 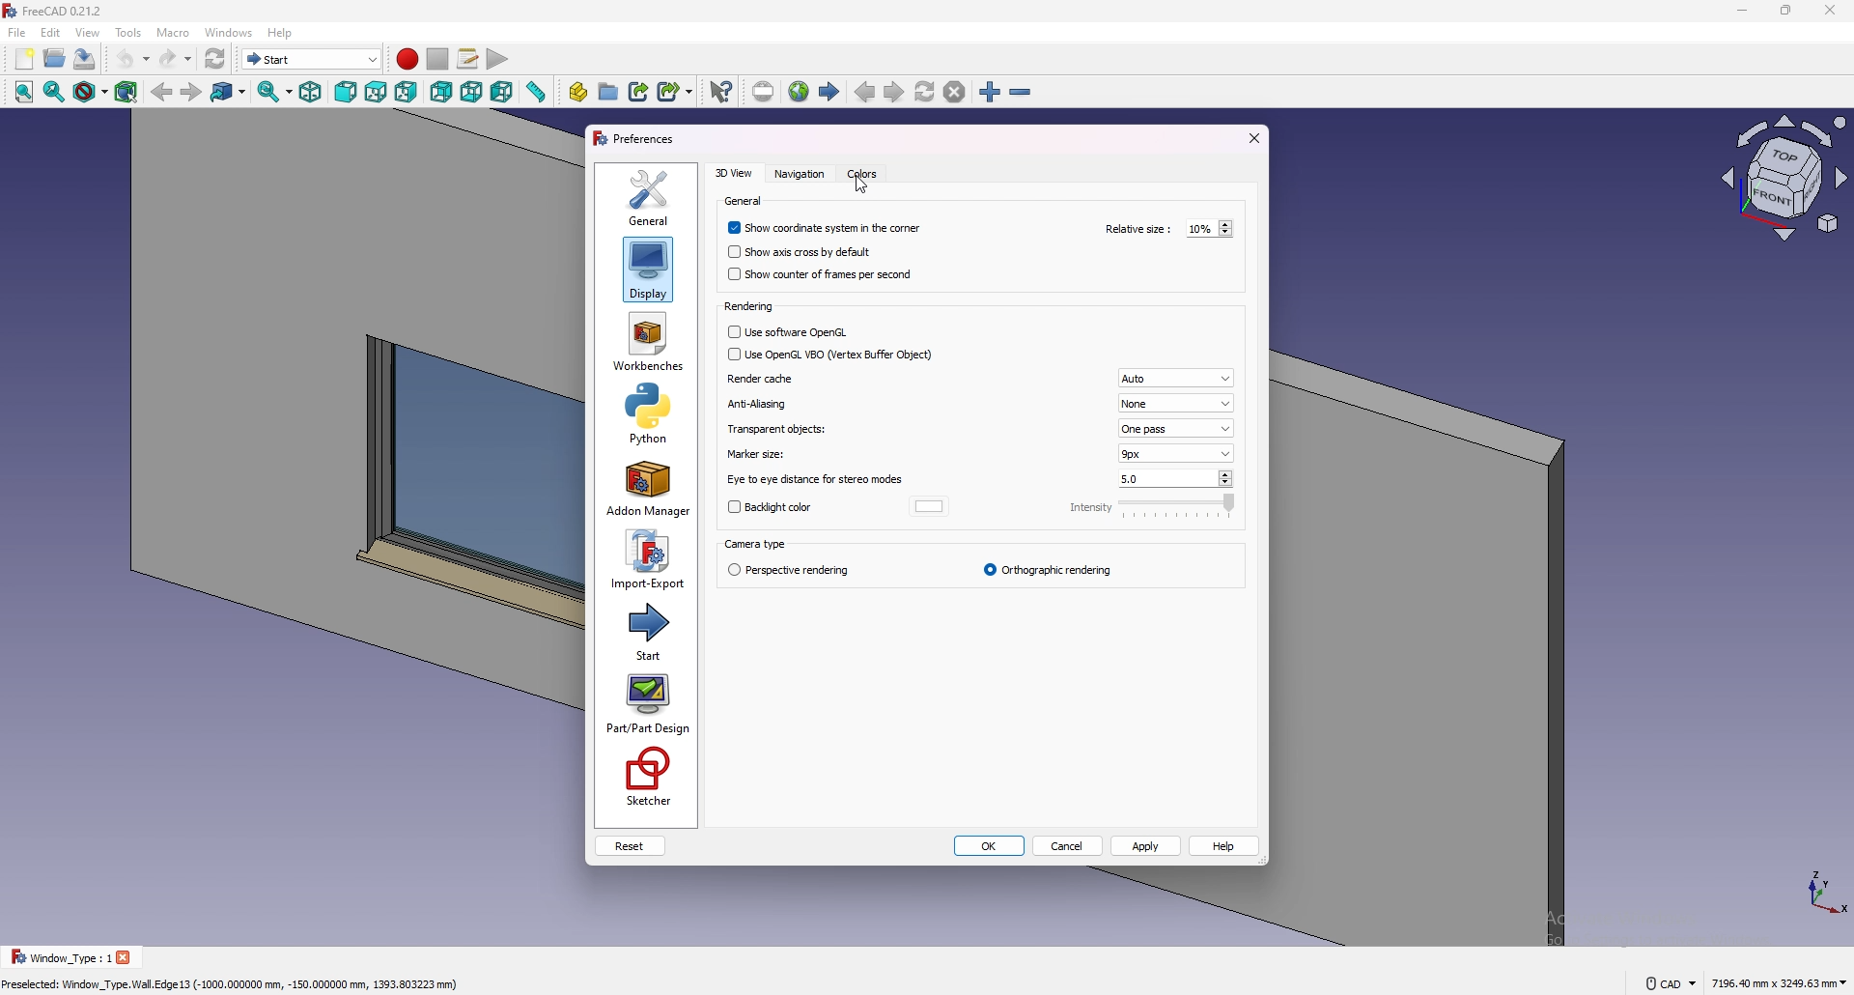 I want to click on navigation, so click(x=797, y=175).